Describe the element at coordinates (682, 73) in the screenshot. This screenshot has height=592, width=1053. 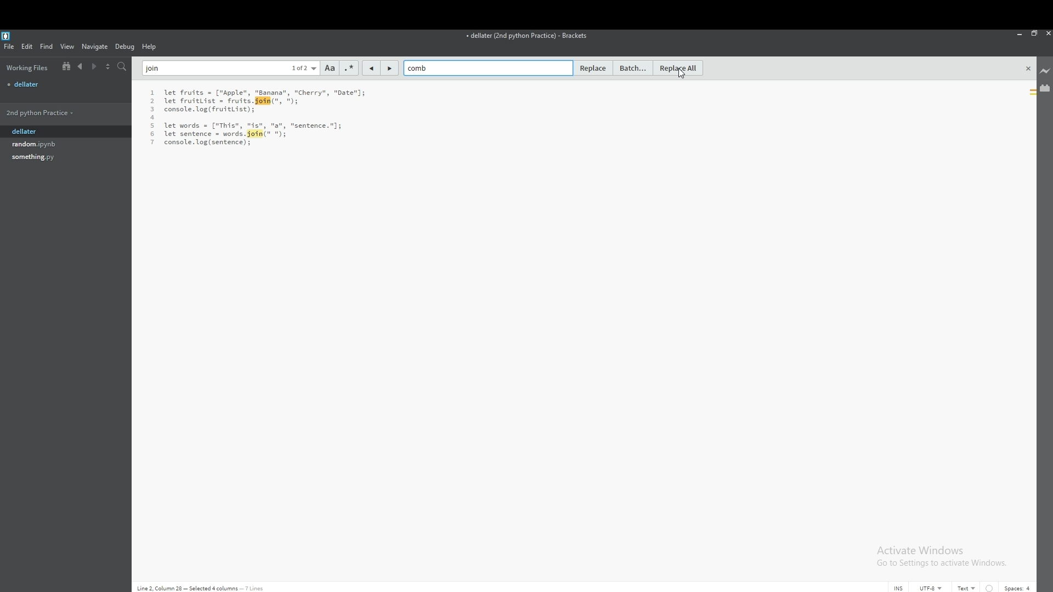
I see `cursor` at that location.